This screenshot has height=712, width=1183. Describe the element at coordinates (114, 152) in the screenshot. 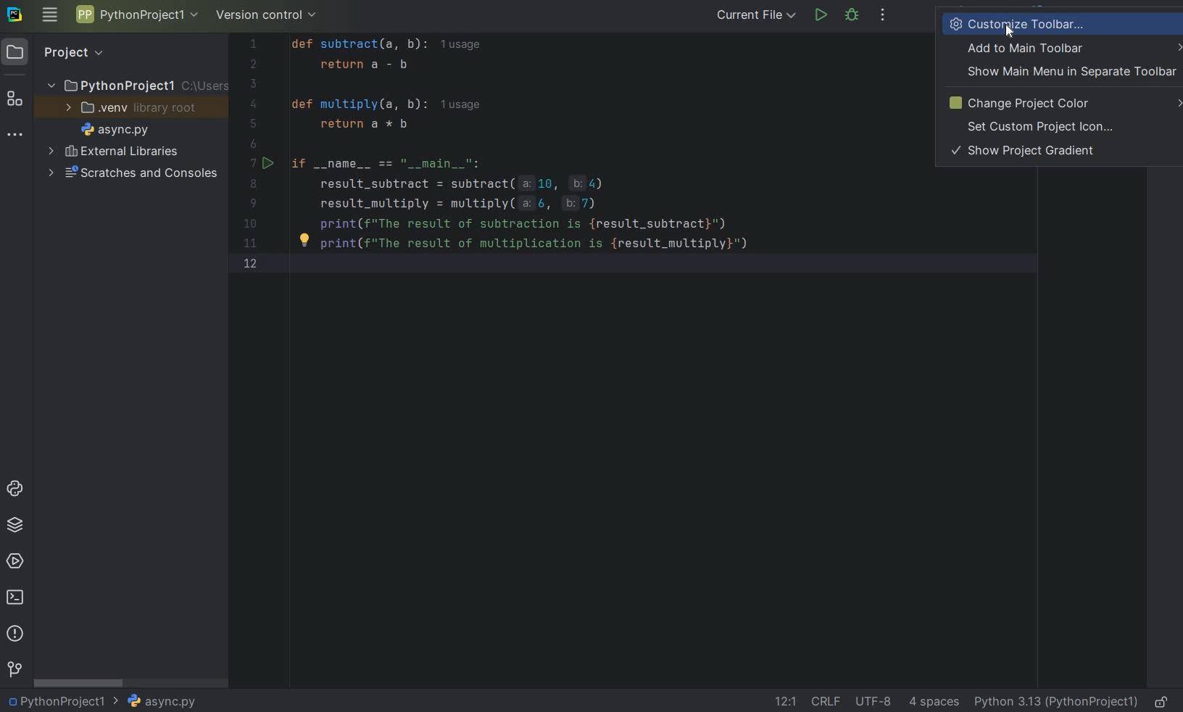

I see `EXTERNAL LIBRARIES` at that location.